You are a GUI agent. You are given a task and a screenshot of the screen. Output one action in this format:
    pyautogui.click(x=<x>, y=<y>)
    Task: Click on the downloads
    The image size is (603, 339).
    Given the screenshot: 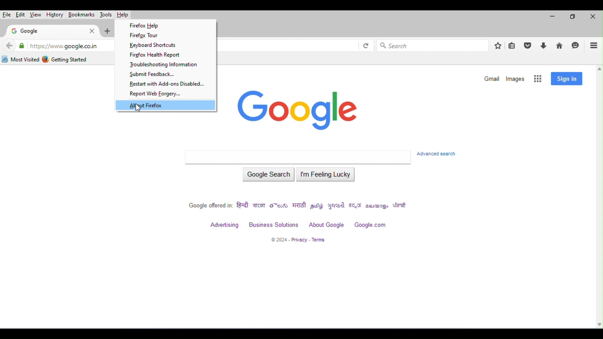 What is the action you would take?
    pyautogui.click(x=544, y=46)
    